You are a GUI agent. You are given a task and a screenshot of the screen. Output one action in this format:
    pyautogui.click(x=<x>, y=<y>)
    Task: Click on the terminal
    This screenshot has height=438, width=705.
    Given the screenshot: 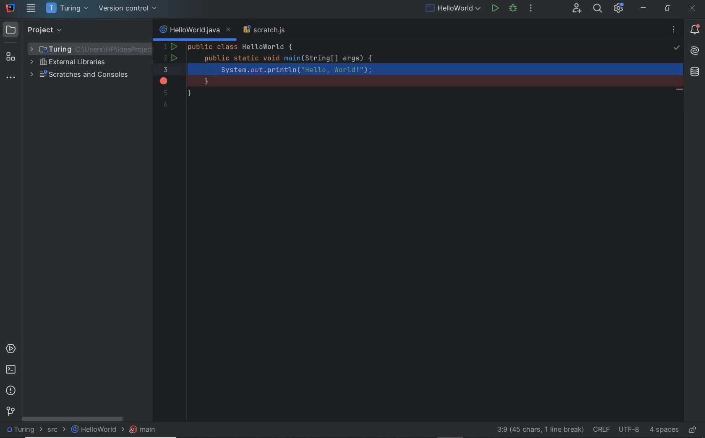 What is the action you would take?
    pyautogui.click(x=12, y=370)
    